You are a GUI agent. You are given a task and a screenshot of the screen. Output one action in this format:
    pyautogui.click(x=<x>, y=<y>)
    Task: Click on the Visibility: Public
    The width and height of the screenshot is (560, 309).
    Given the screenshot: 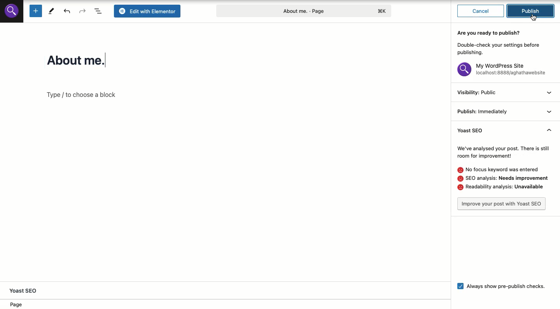 What is the action you would take?
    pyautogui.click(x=477, y=93)
    